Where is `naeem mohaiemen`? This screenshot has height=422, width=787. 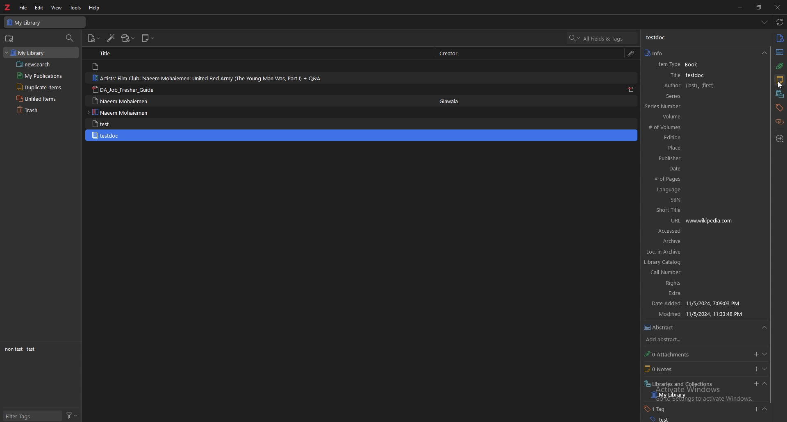 naeem mohaiemen is located at coordinates (122, 101).